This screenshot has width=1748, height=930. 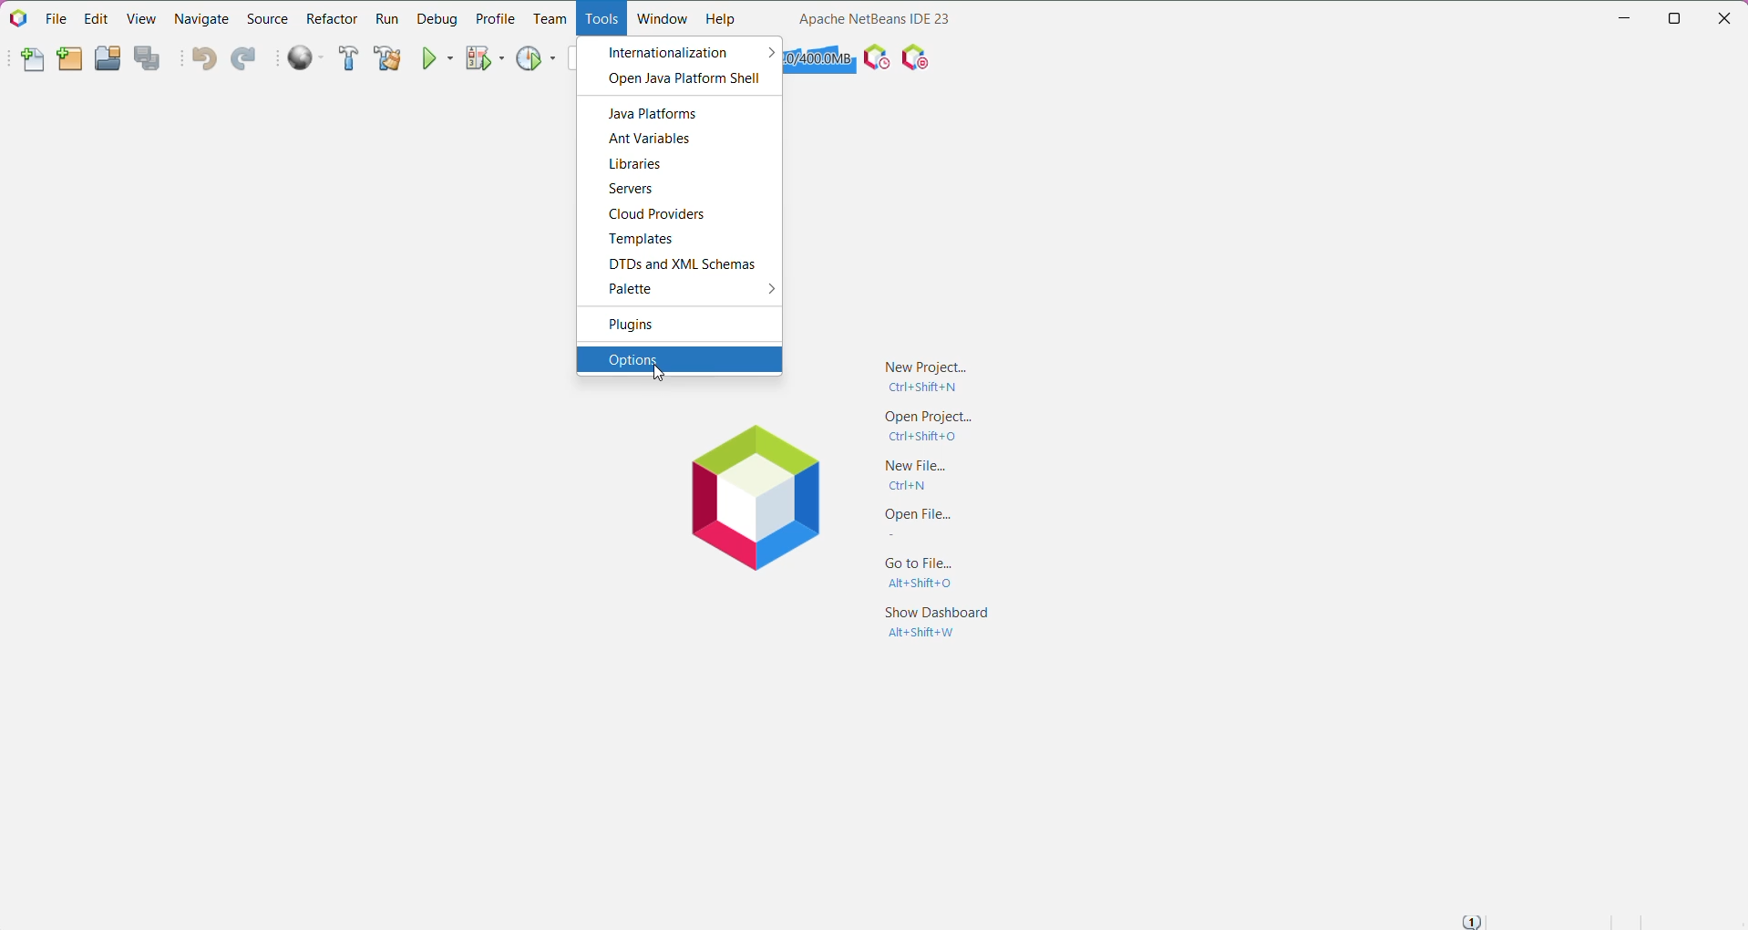 What do you see at coordinates (332, 18) in the screenshot?
I see `Refactor` at bounding box center [332, 18].